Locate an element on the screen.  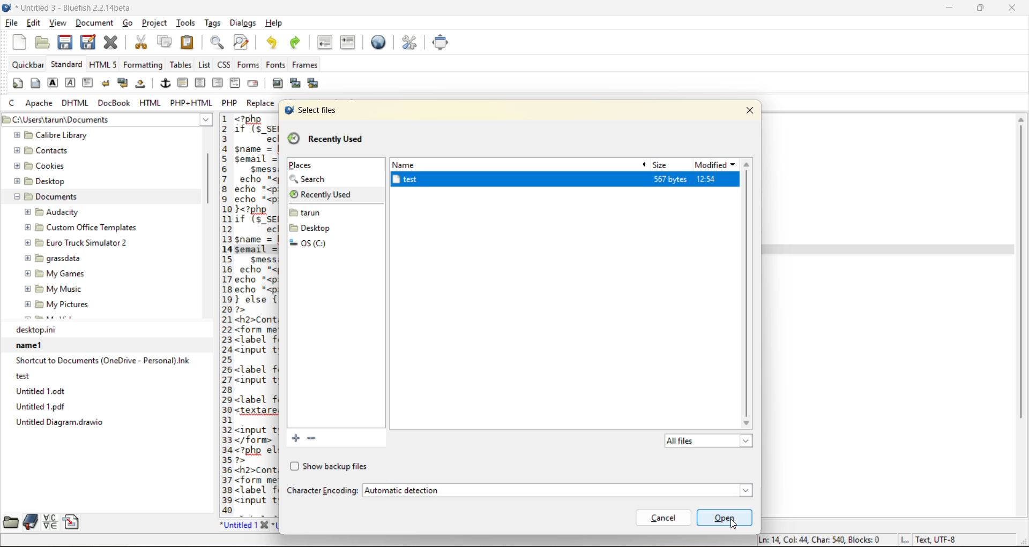
add current folder to bookmark is located at coordinates (294, 437).